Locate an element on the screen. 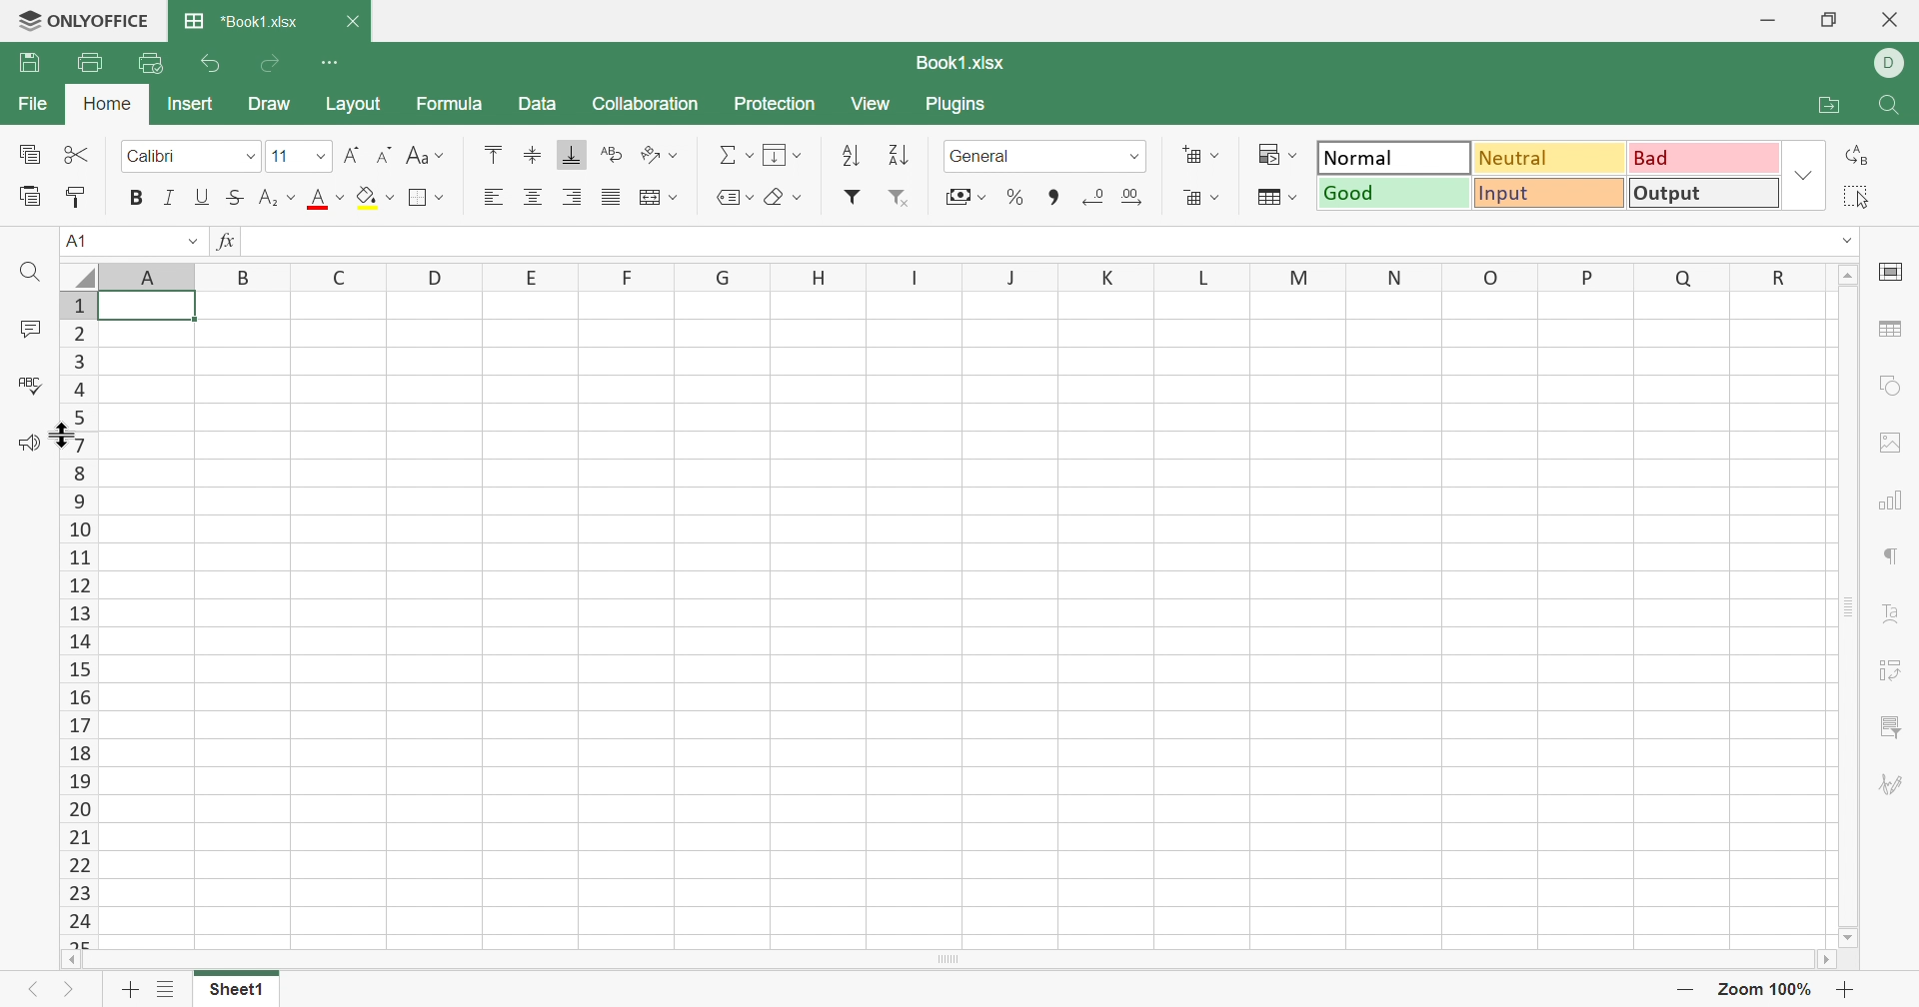  Paste is located at coordinates (31, 197).